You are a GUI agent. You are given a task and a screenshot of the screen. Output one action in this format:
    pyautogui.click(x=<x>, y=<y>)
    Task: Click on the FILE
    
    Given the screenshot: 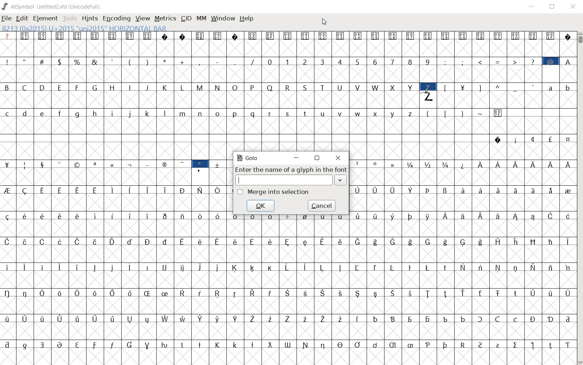 What is the action you would take?
    pyautogui.click(x=8, y=18)
    